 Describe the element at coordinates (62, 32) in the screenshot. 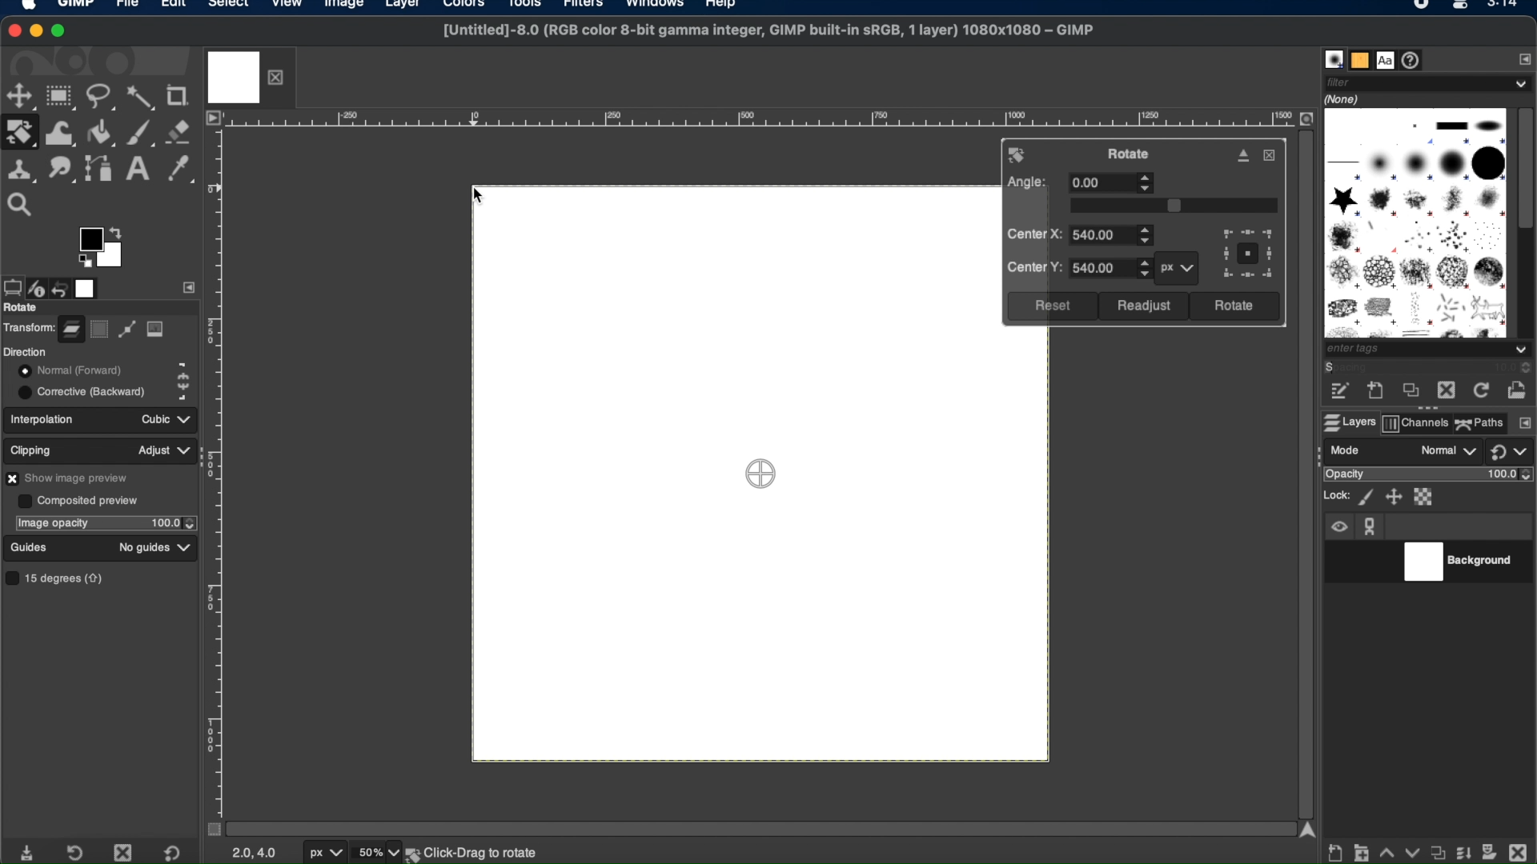

I see `maximize` at that location.